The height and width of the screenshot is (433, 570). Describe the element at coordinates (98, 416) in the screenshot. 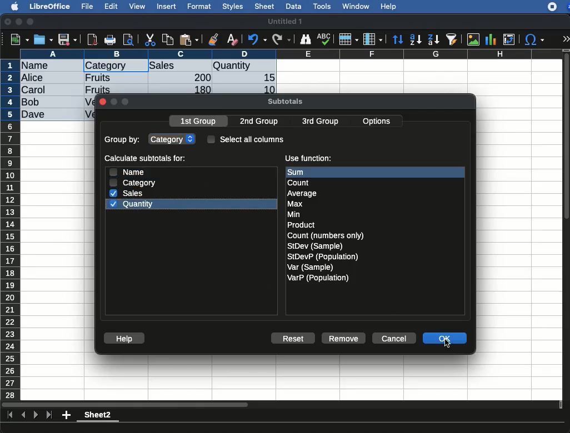

I see `sheet 2` at that location.